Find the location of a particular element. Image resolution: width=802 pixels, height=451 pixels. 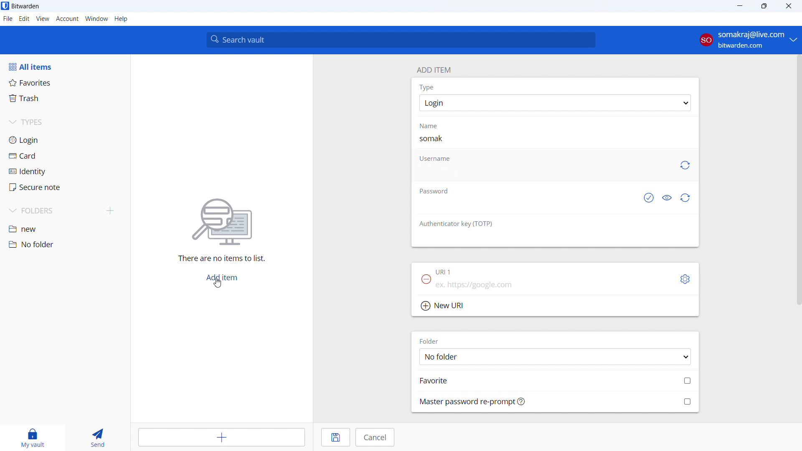

URL 1 is located at coordinates (445, 273).